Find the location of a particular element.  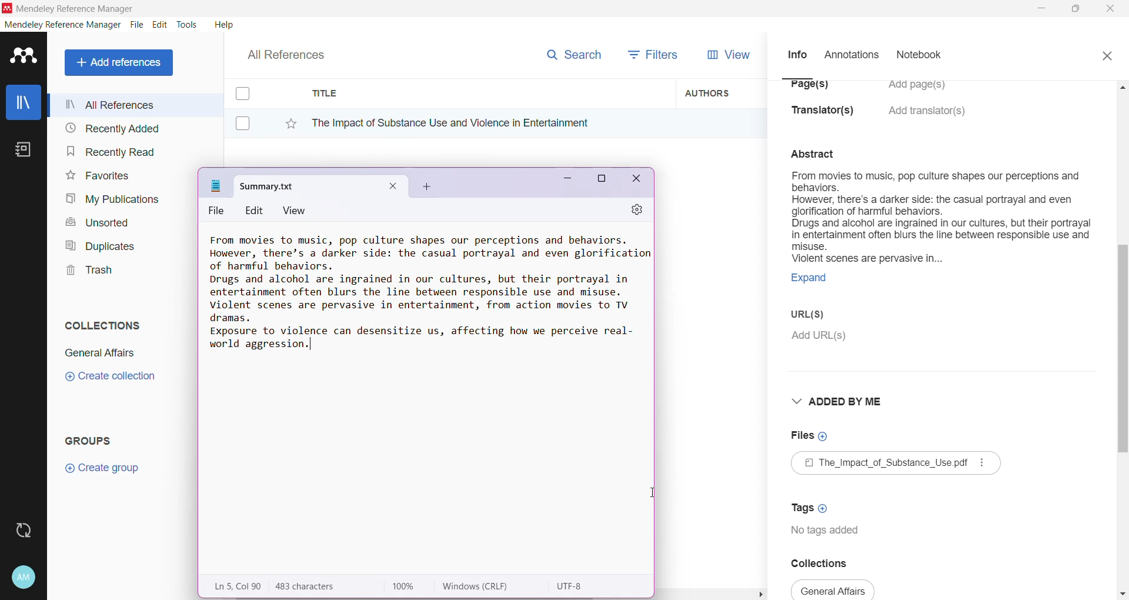

Duplicates is located at coordinates (96, 245).